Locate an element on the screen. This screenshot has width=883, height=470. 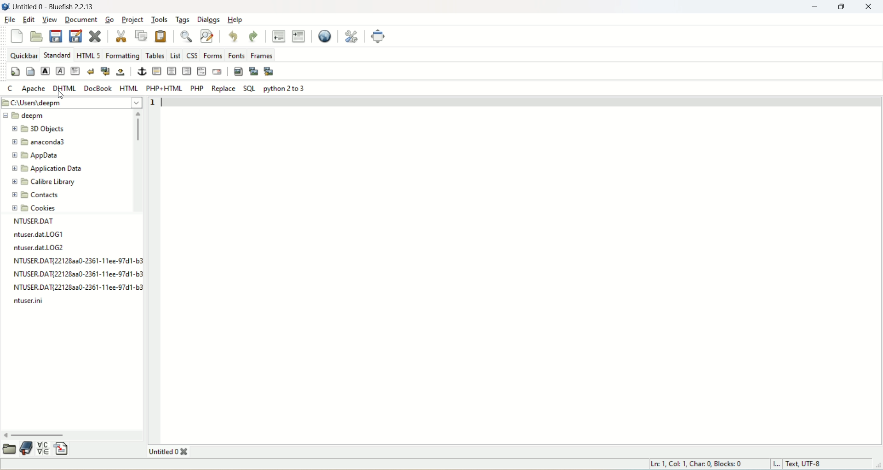
file is located at coordinates (8, 19).